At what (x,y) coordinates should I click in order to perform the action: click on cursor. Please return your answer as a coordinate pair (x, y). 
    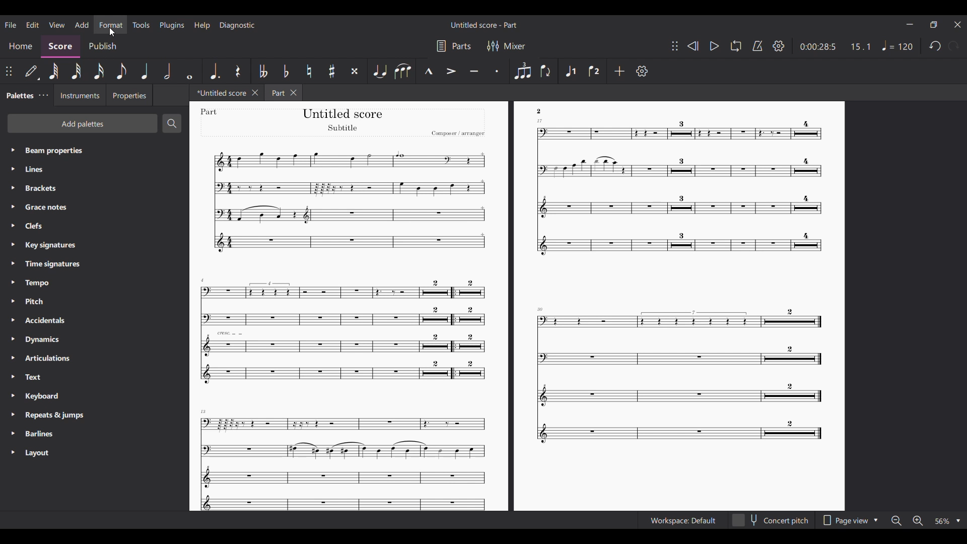
    Looking at the image, I should click on (113, 32).